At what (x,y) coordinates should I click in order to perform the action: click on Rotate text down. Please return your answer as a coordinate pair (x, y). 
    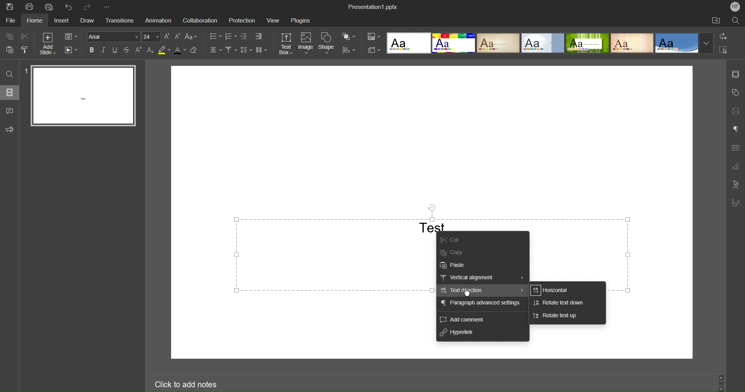
    Looking at the image, I should click on (558, 303).